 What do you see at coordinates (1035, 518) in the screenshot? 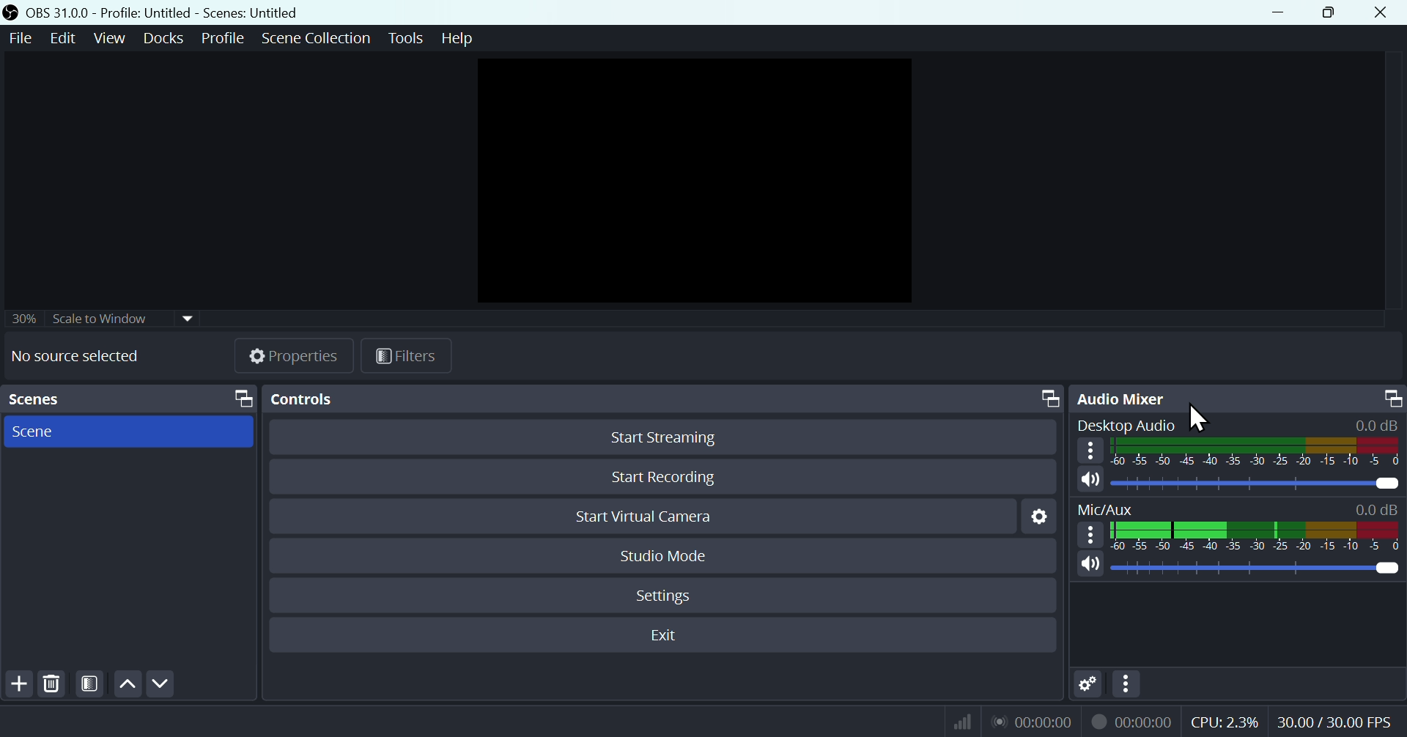
I see `Settings` at bounding box center [1035, 518].